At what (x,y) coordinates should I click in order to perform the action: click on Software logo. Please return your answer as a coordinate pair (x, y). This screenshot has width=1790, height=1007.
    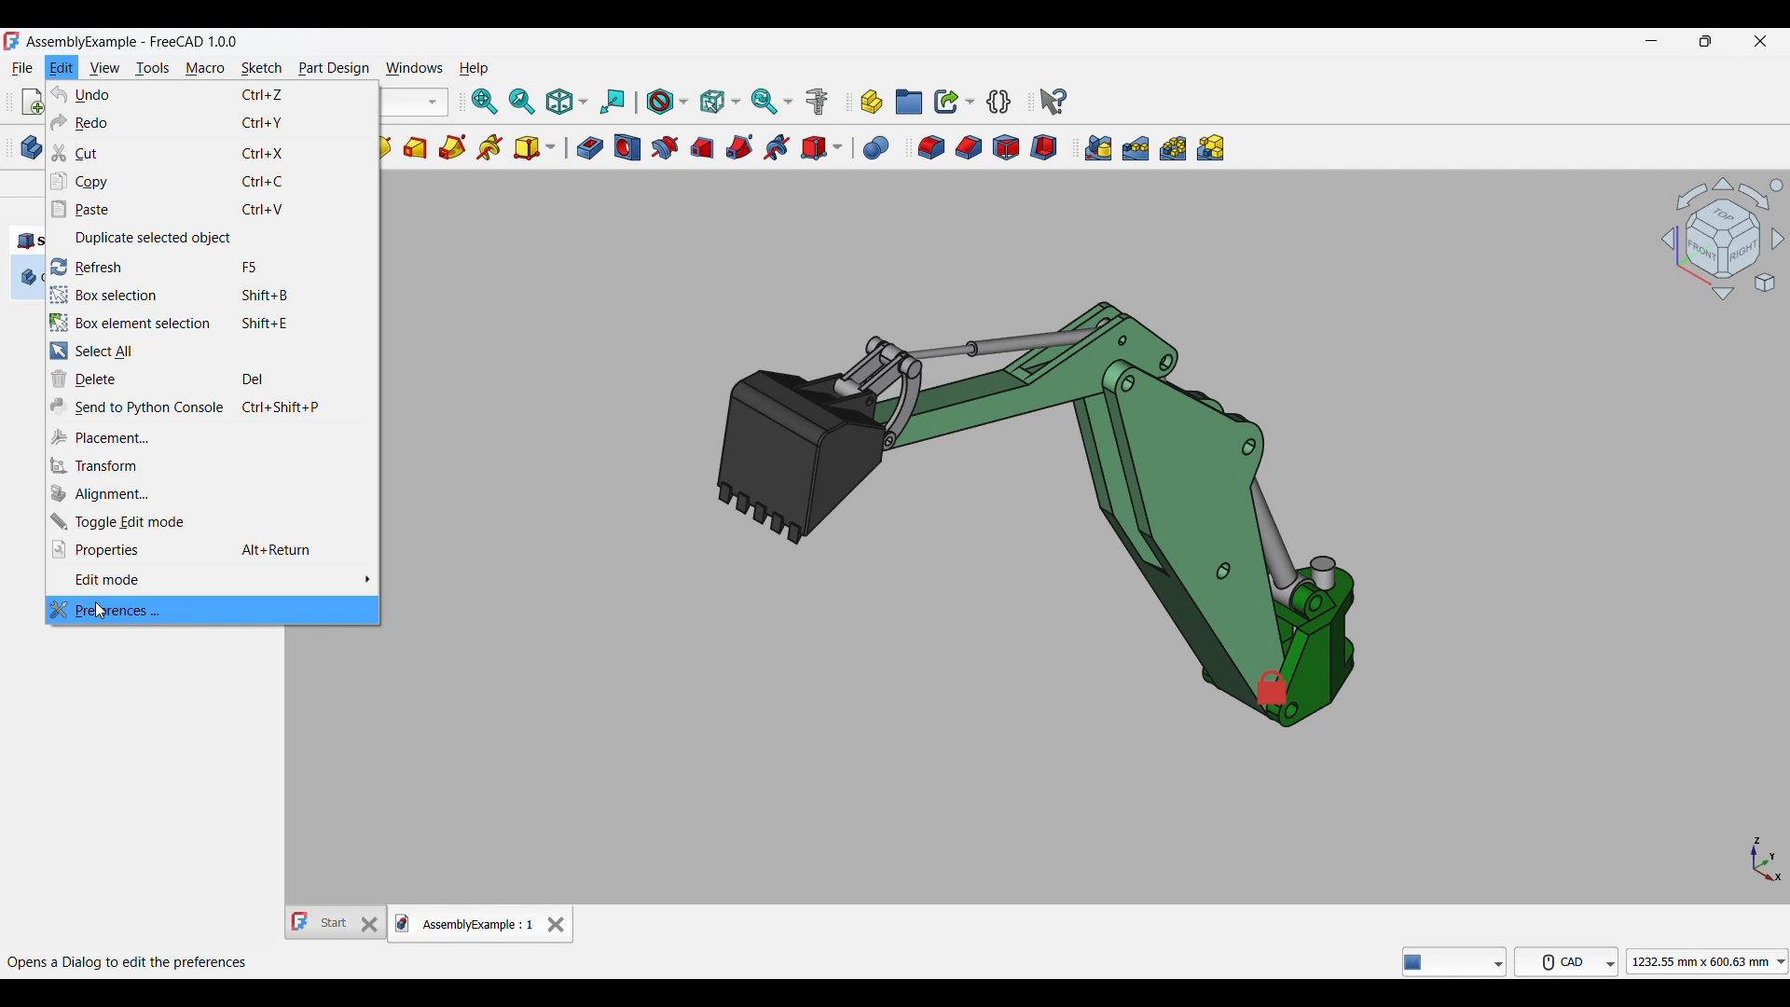
    Looking at the image, I should click on (11, 40).